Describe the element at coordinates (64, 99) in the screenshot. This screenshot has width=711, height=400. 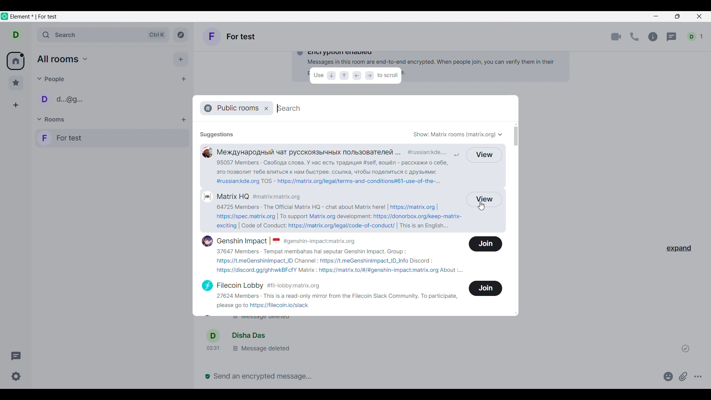
I see `Account under people` at that location.